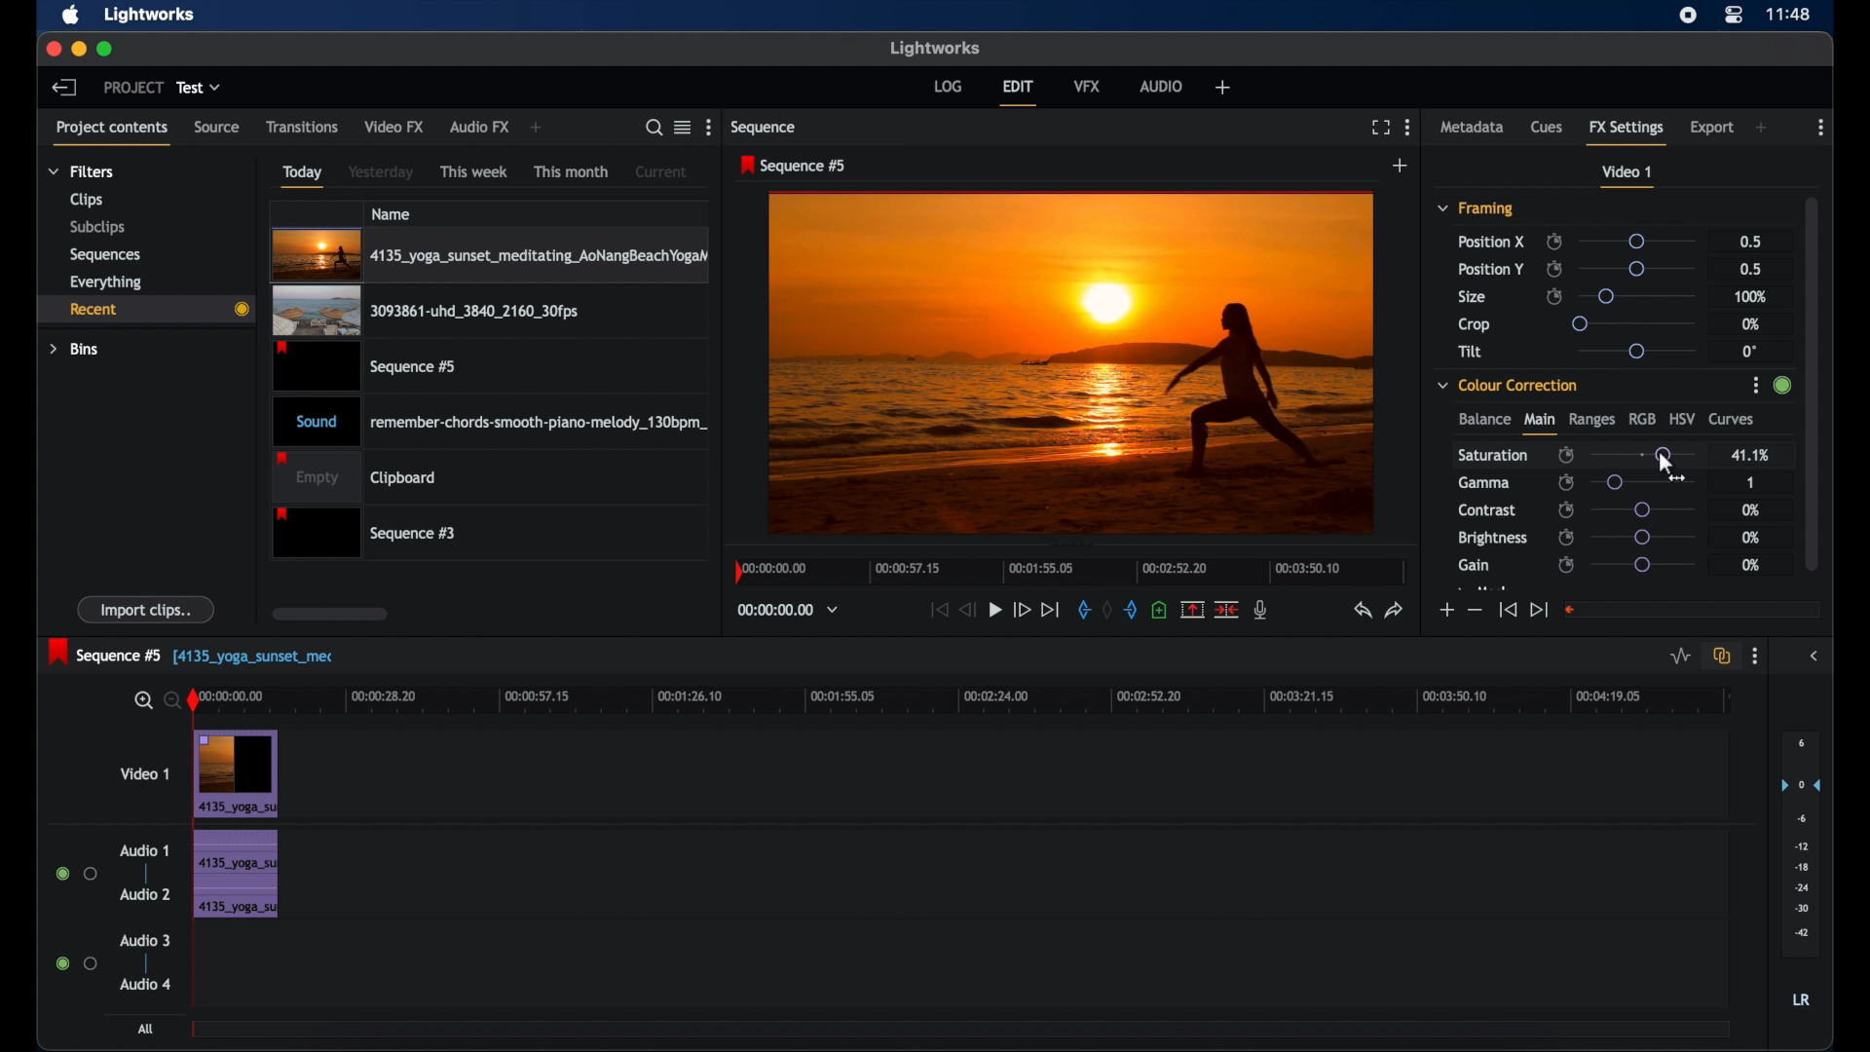 This screenshot has width=1870, height=1052. Describe the element at coordinates (683, 127) in the screenshot. I see `toggle list or tile view` at that location.